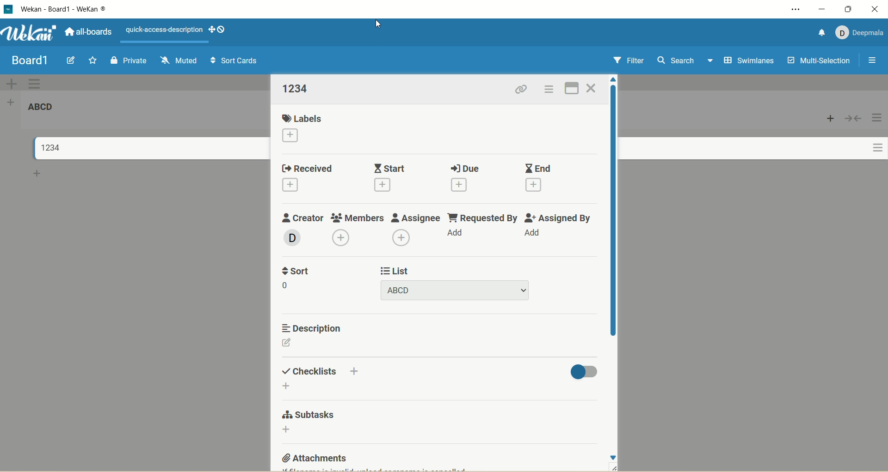 The height and width of the screenshot is (472, 888). Describe the element at coordinates (456, 290) in the screenshot. I see `ABCD` at that location.